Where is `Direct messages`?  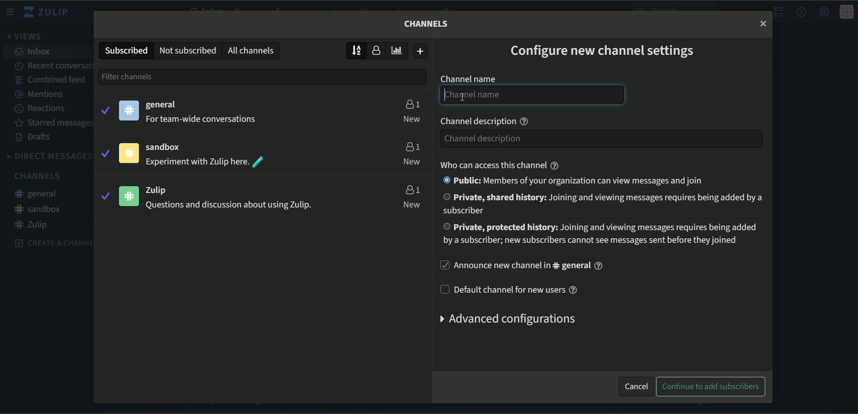 Direct messages is located at coordinates (48, 156).